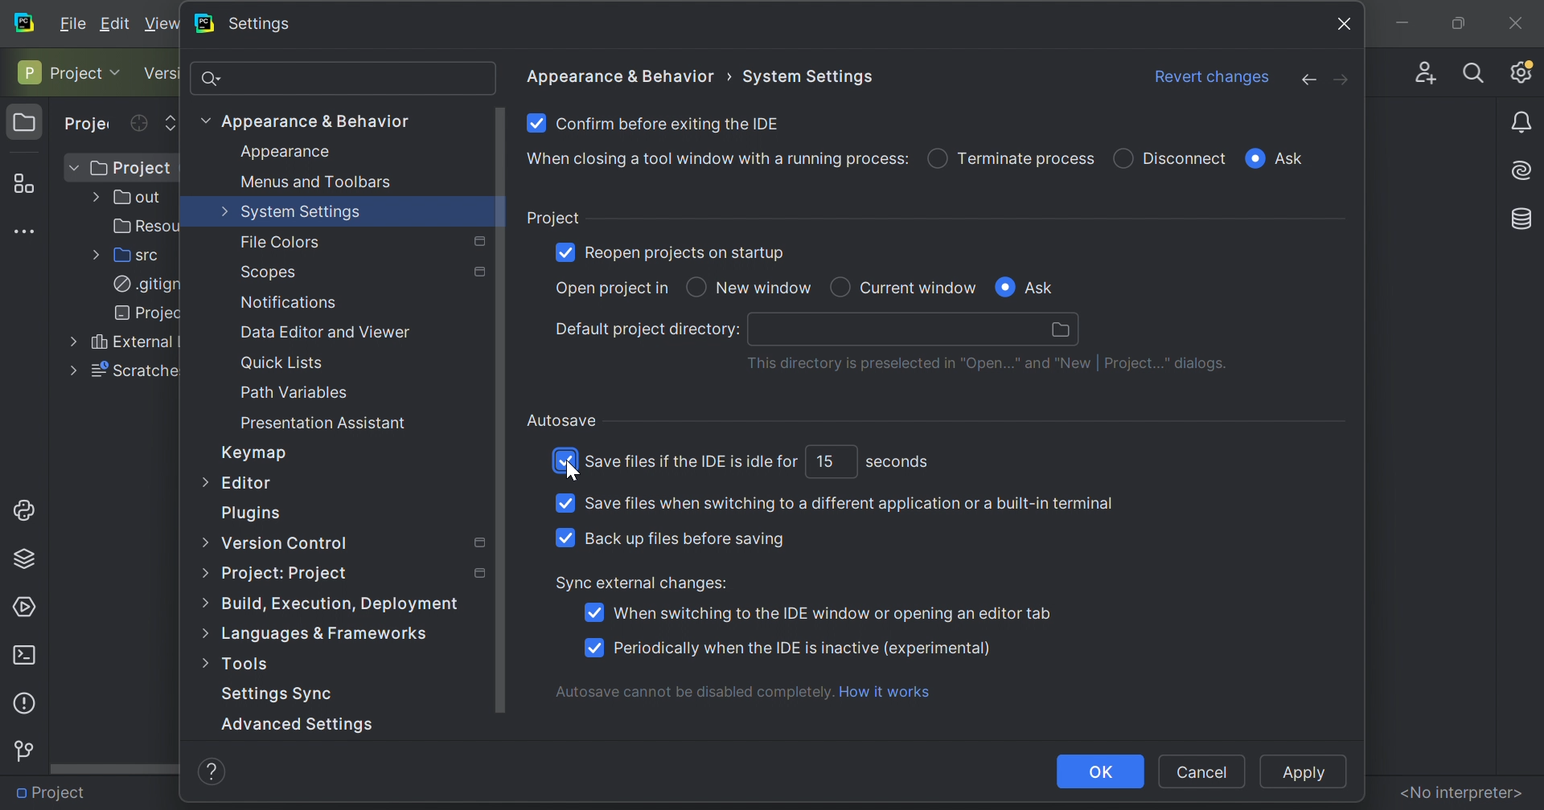  What do you see at coordinates (280, 243) in the screenshot?
I see `File colore` at bounding box center [280, 243].